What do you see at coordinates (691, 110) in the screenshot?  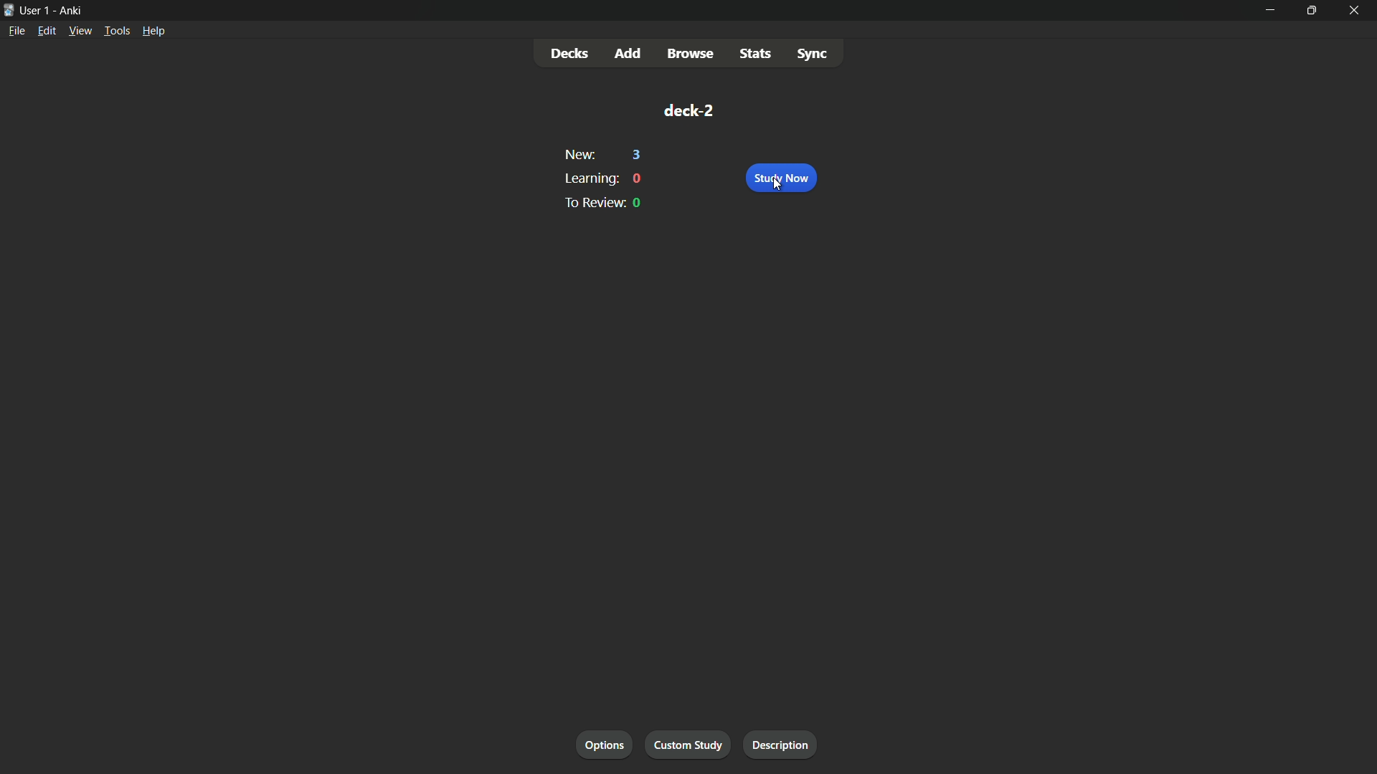 I see `deck-2` at bounding box center [691, 110].